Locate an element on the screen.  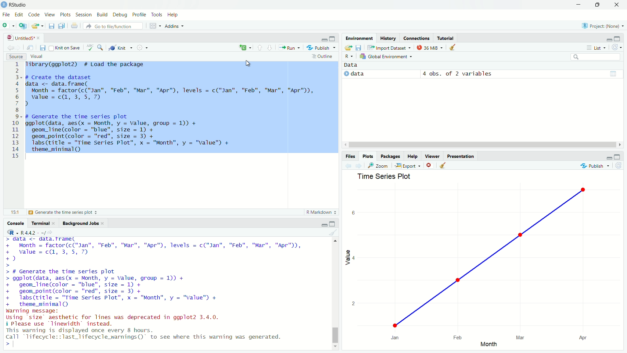
clear console is located at coordinates (333, 232).